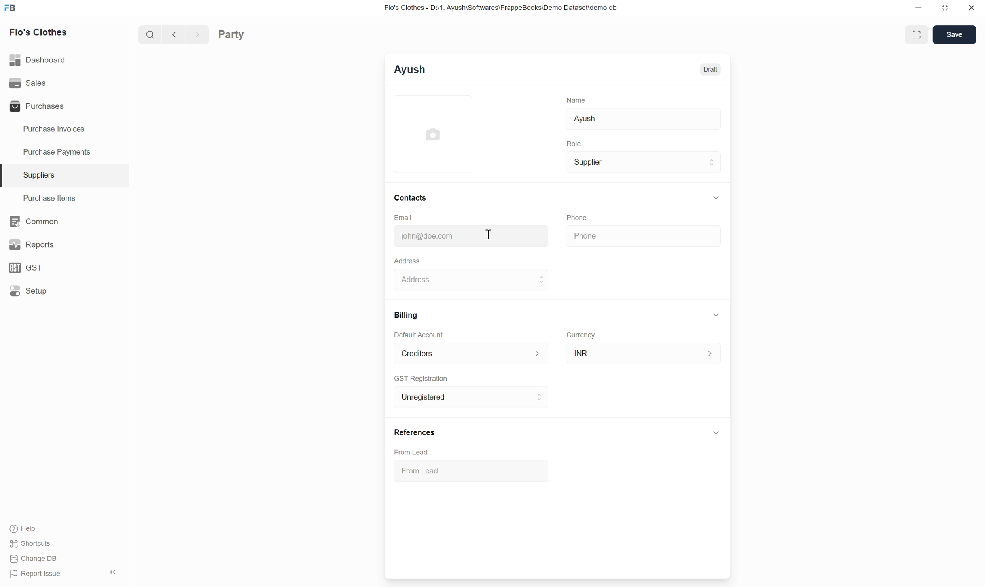 The width and height of the screenshot is (985, 587). I want to click on Contacts, so click(411, 198).